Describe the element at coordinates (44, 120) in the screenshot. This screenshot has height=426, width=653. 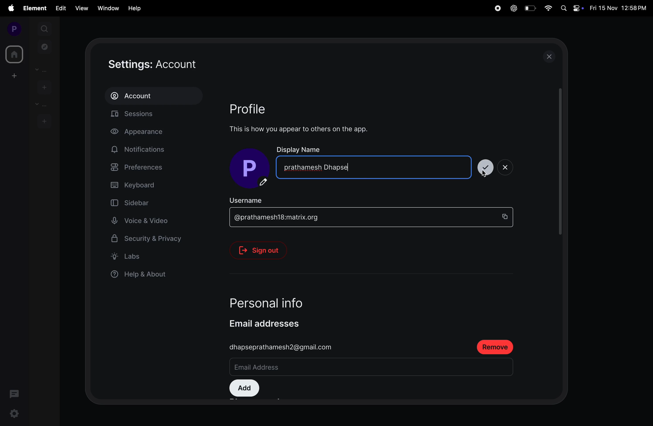
I see `add rooms` at that location.